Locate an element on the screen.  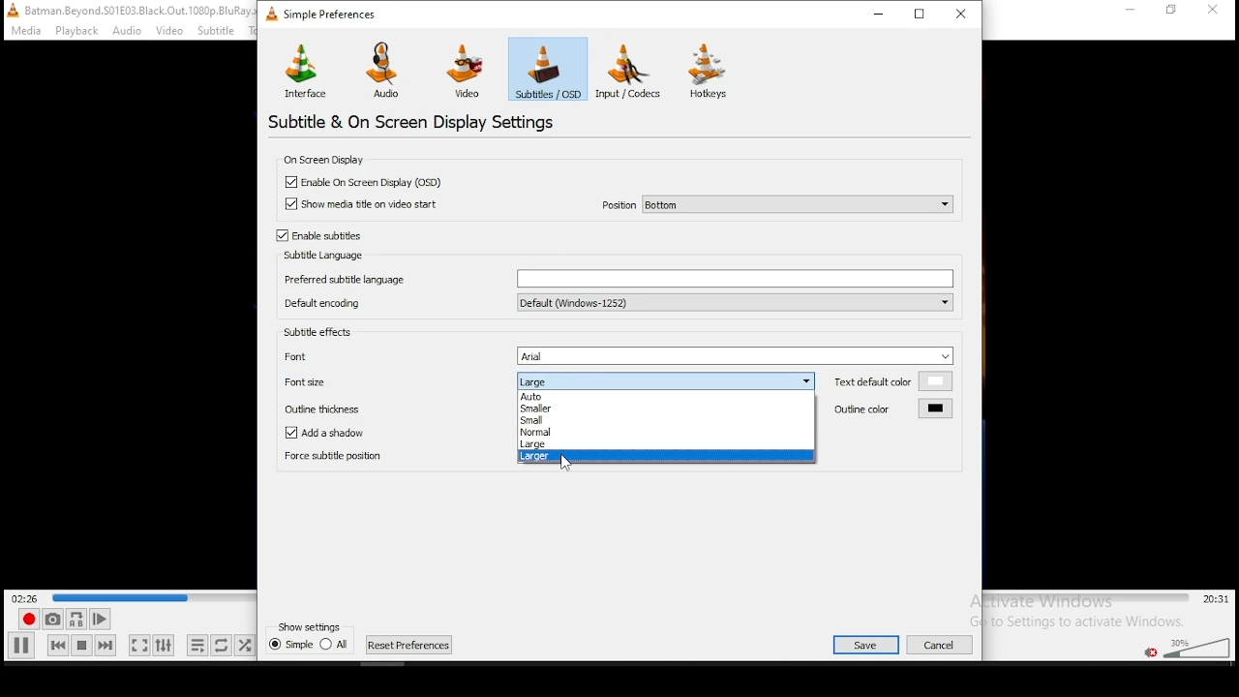
stop is located at coordinates (81, 645).